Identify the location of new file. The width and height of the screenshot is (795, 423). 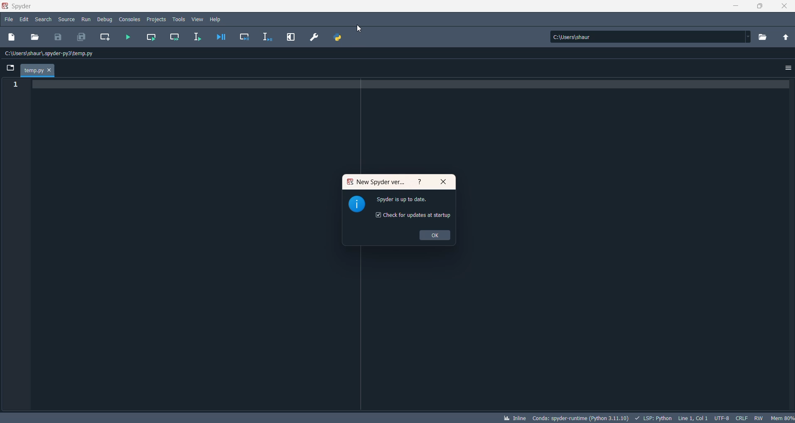
(15, 36).